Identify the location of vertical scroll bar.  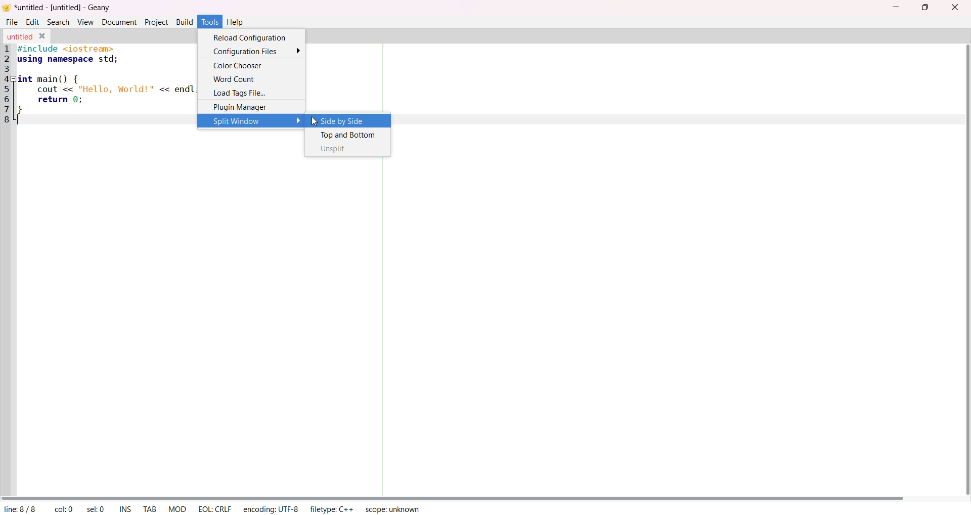
(964, 270).